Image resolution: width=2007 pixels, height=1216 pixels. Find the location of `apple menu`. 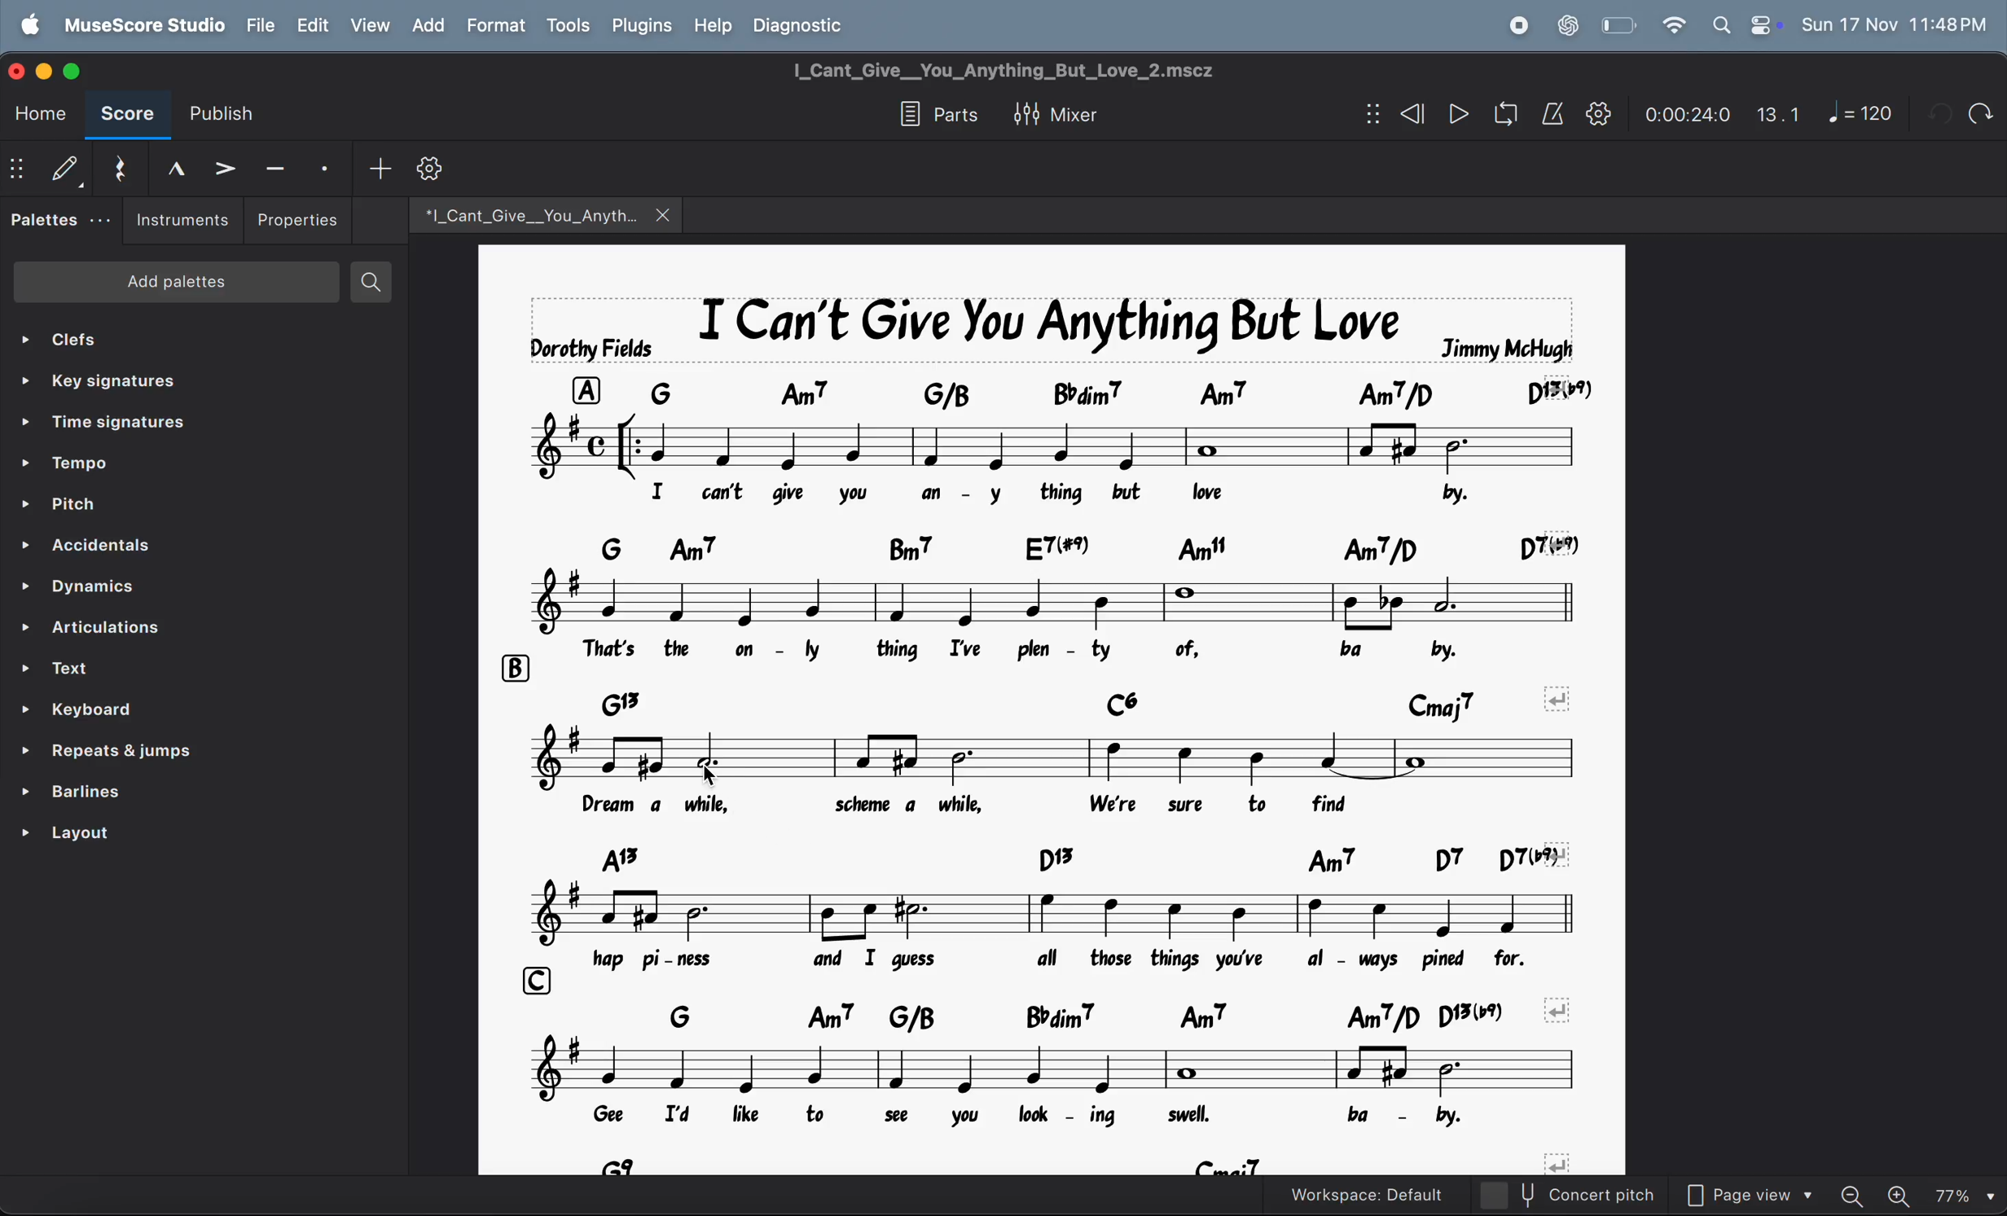

apple menu is located at coordinates (29, 24).